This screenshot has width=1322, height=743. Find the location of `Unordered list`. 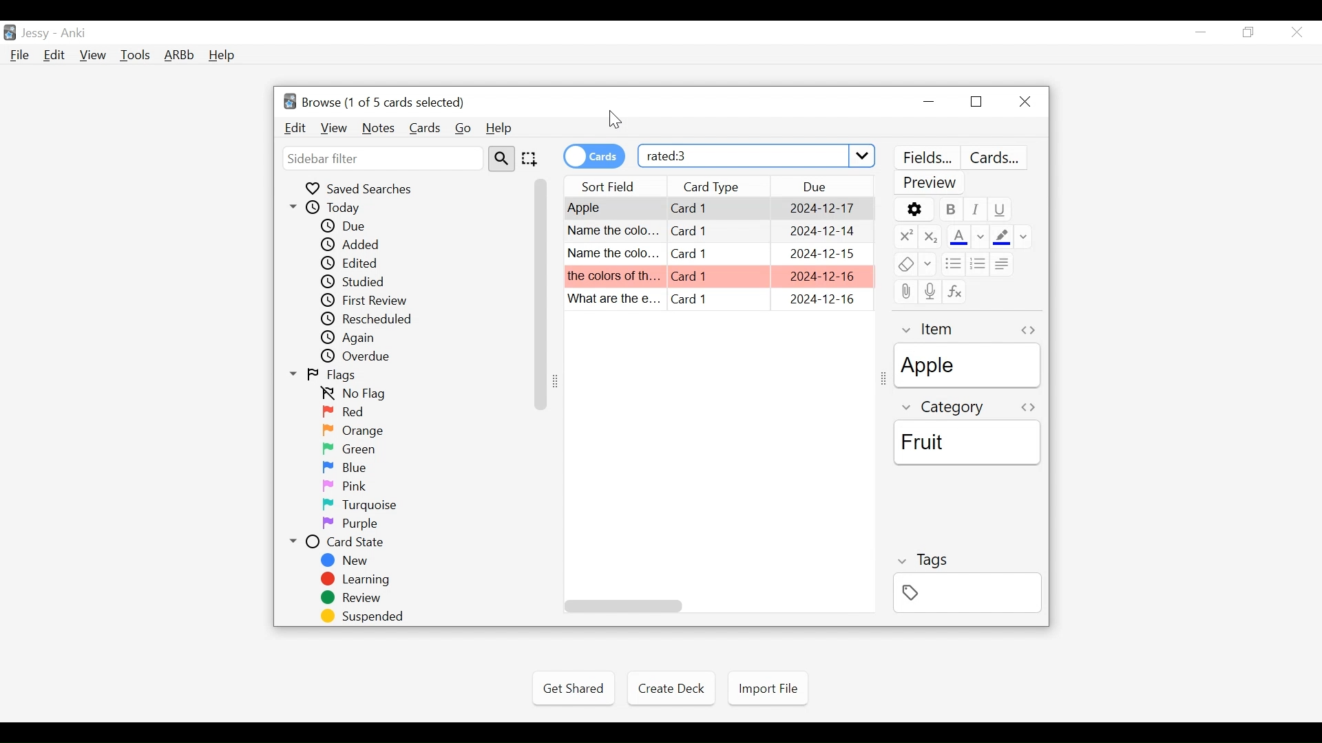

Unordered list is located at coordinates (954, 263).